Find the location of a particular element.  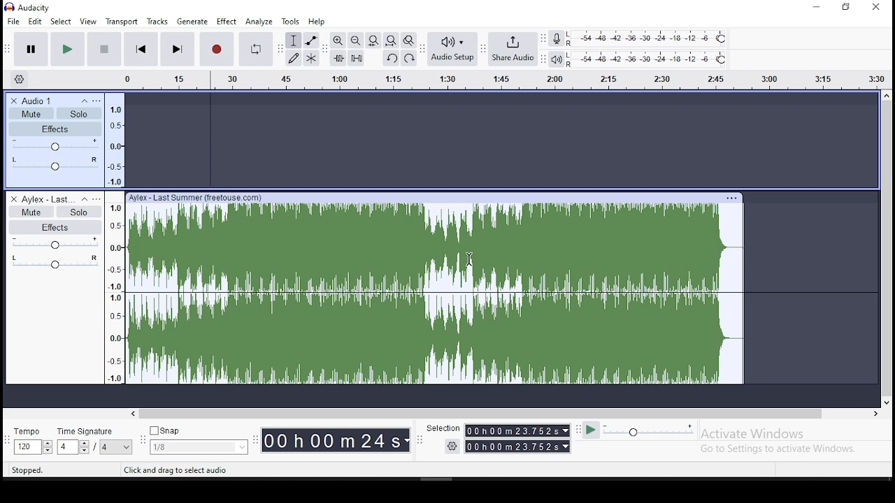

audio setup is located at coordinates (452, 48).